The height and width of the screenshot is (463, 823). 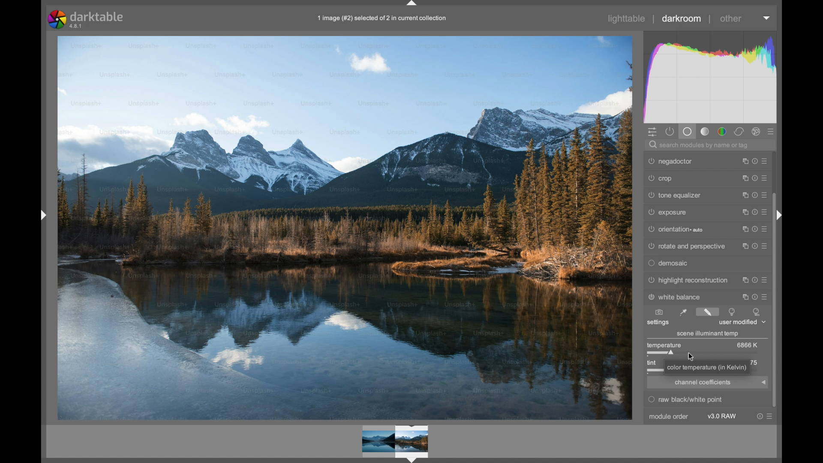 What do you see at coordinates (675, 195) in the screenshot?
I see `tone equalizer` at bounding box center [675, 195].